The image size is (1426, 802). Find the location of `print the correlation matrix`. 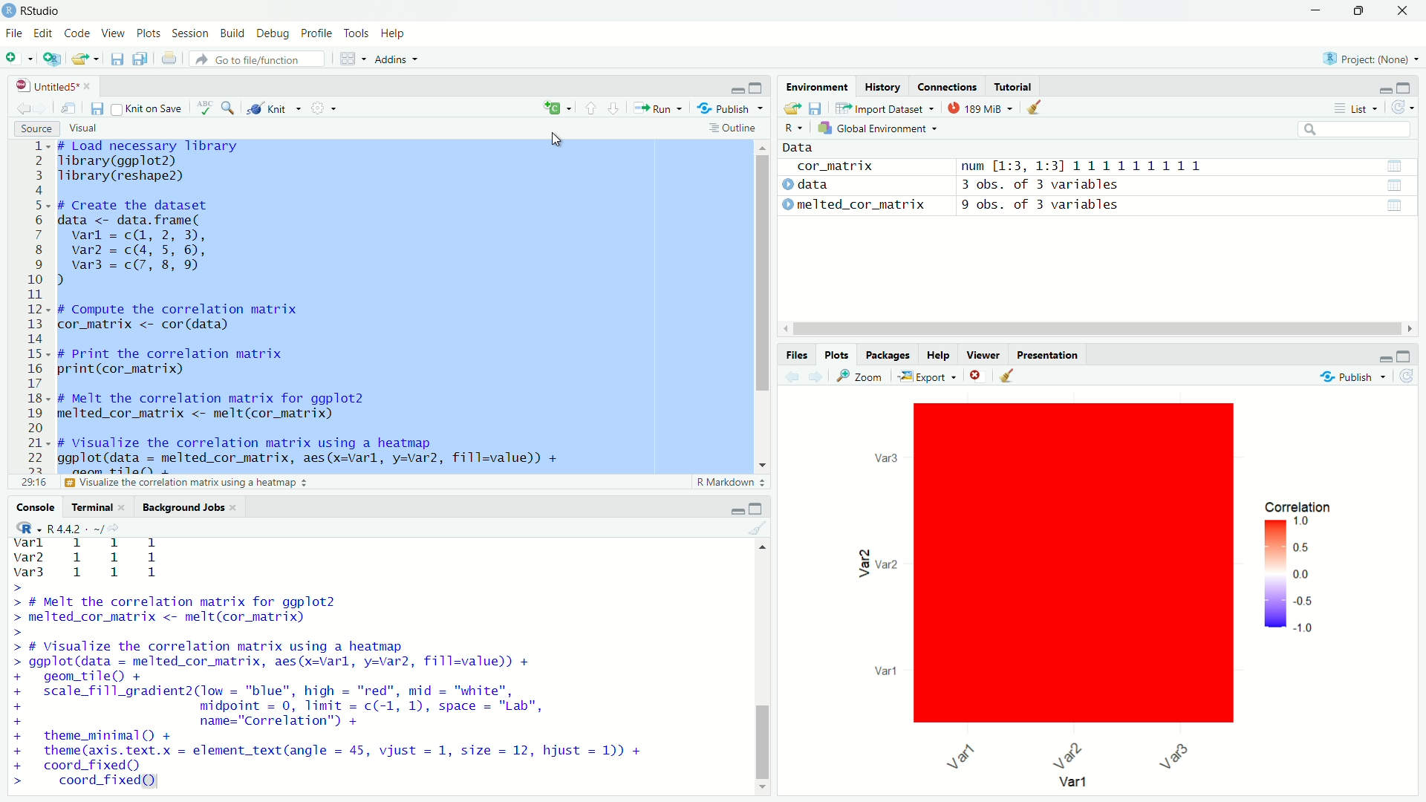

print the correlation matrix is located at coordinates (186, 484).